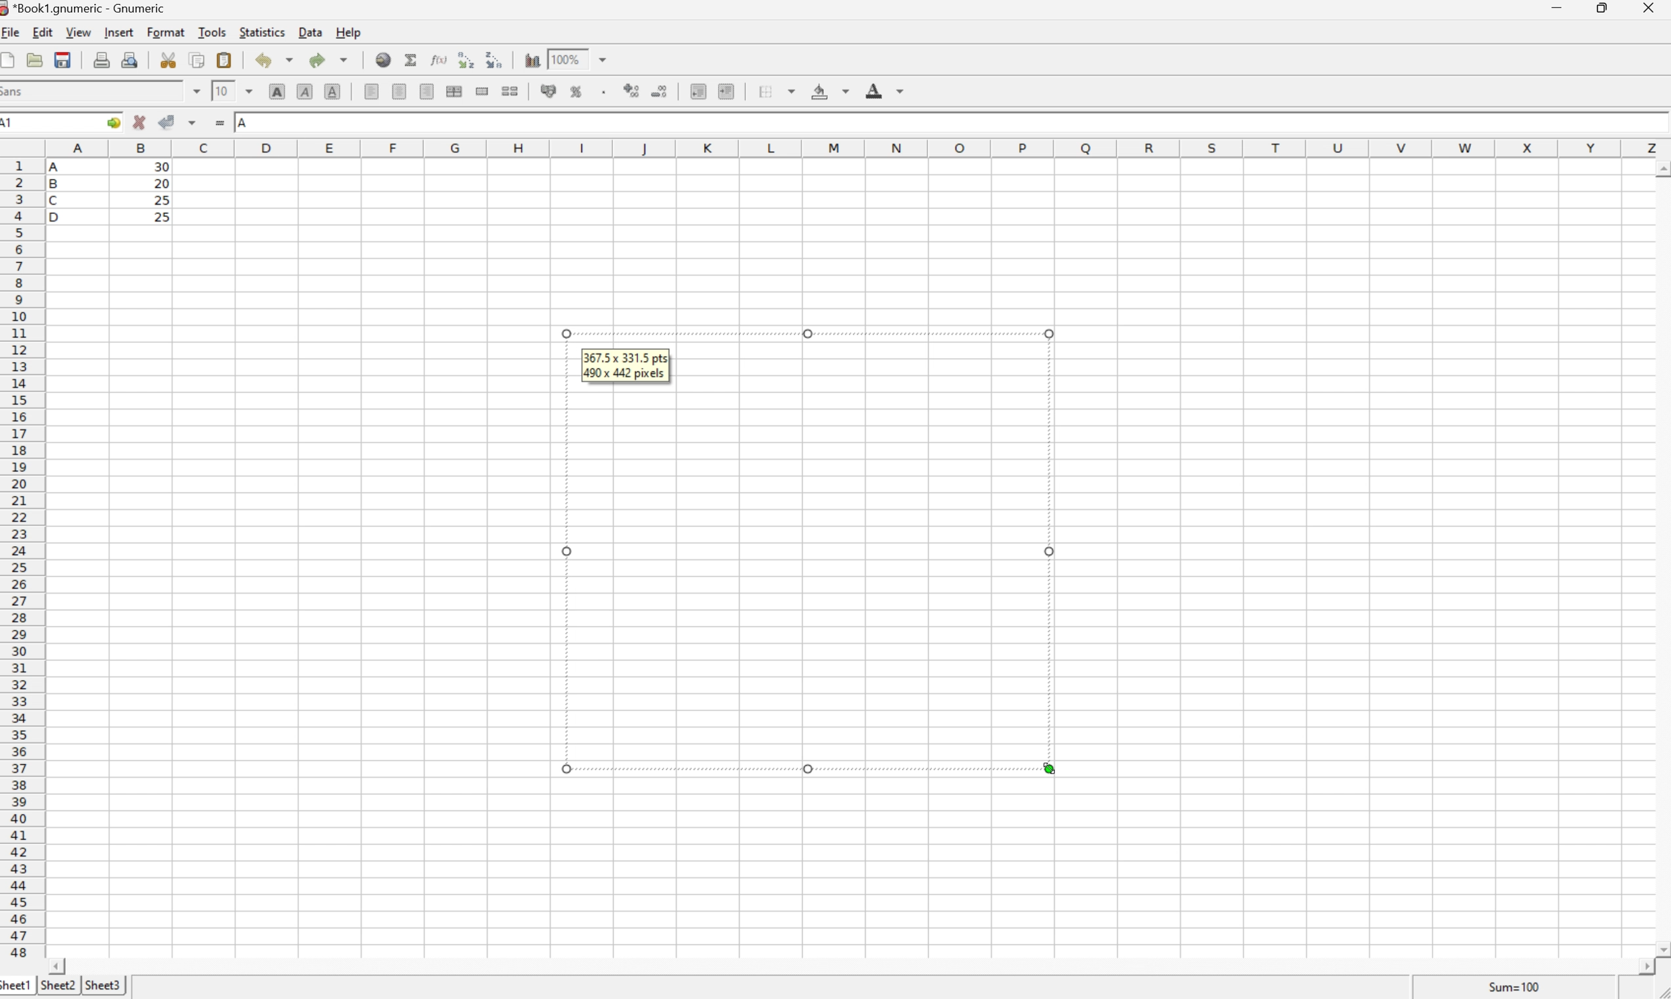 The height and width of the screenshot is (999, 1671). Describe the element at coordinates (1660, 948) in the screenshot. I see `Scroll Down` at that location.